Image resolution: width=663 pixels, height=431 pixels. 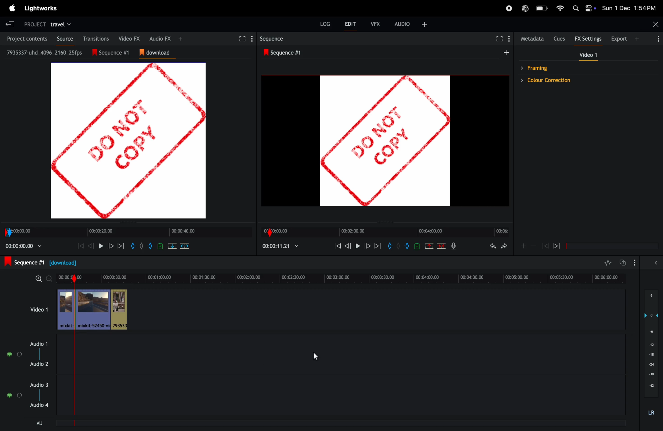 What do you see at coordinates (509, 8) in the screenshot?
I see `record` at bounding box center [509, 8].